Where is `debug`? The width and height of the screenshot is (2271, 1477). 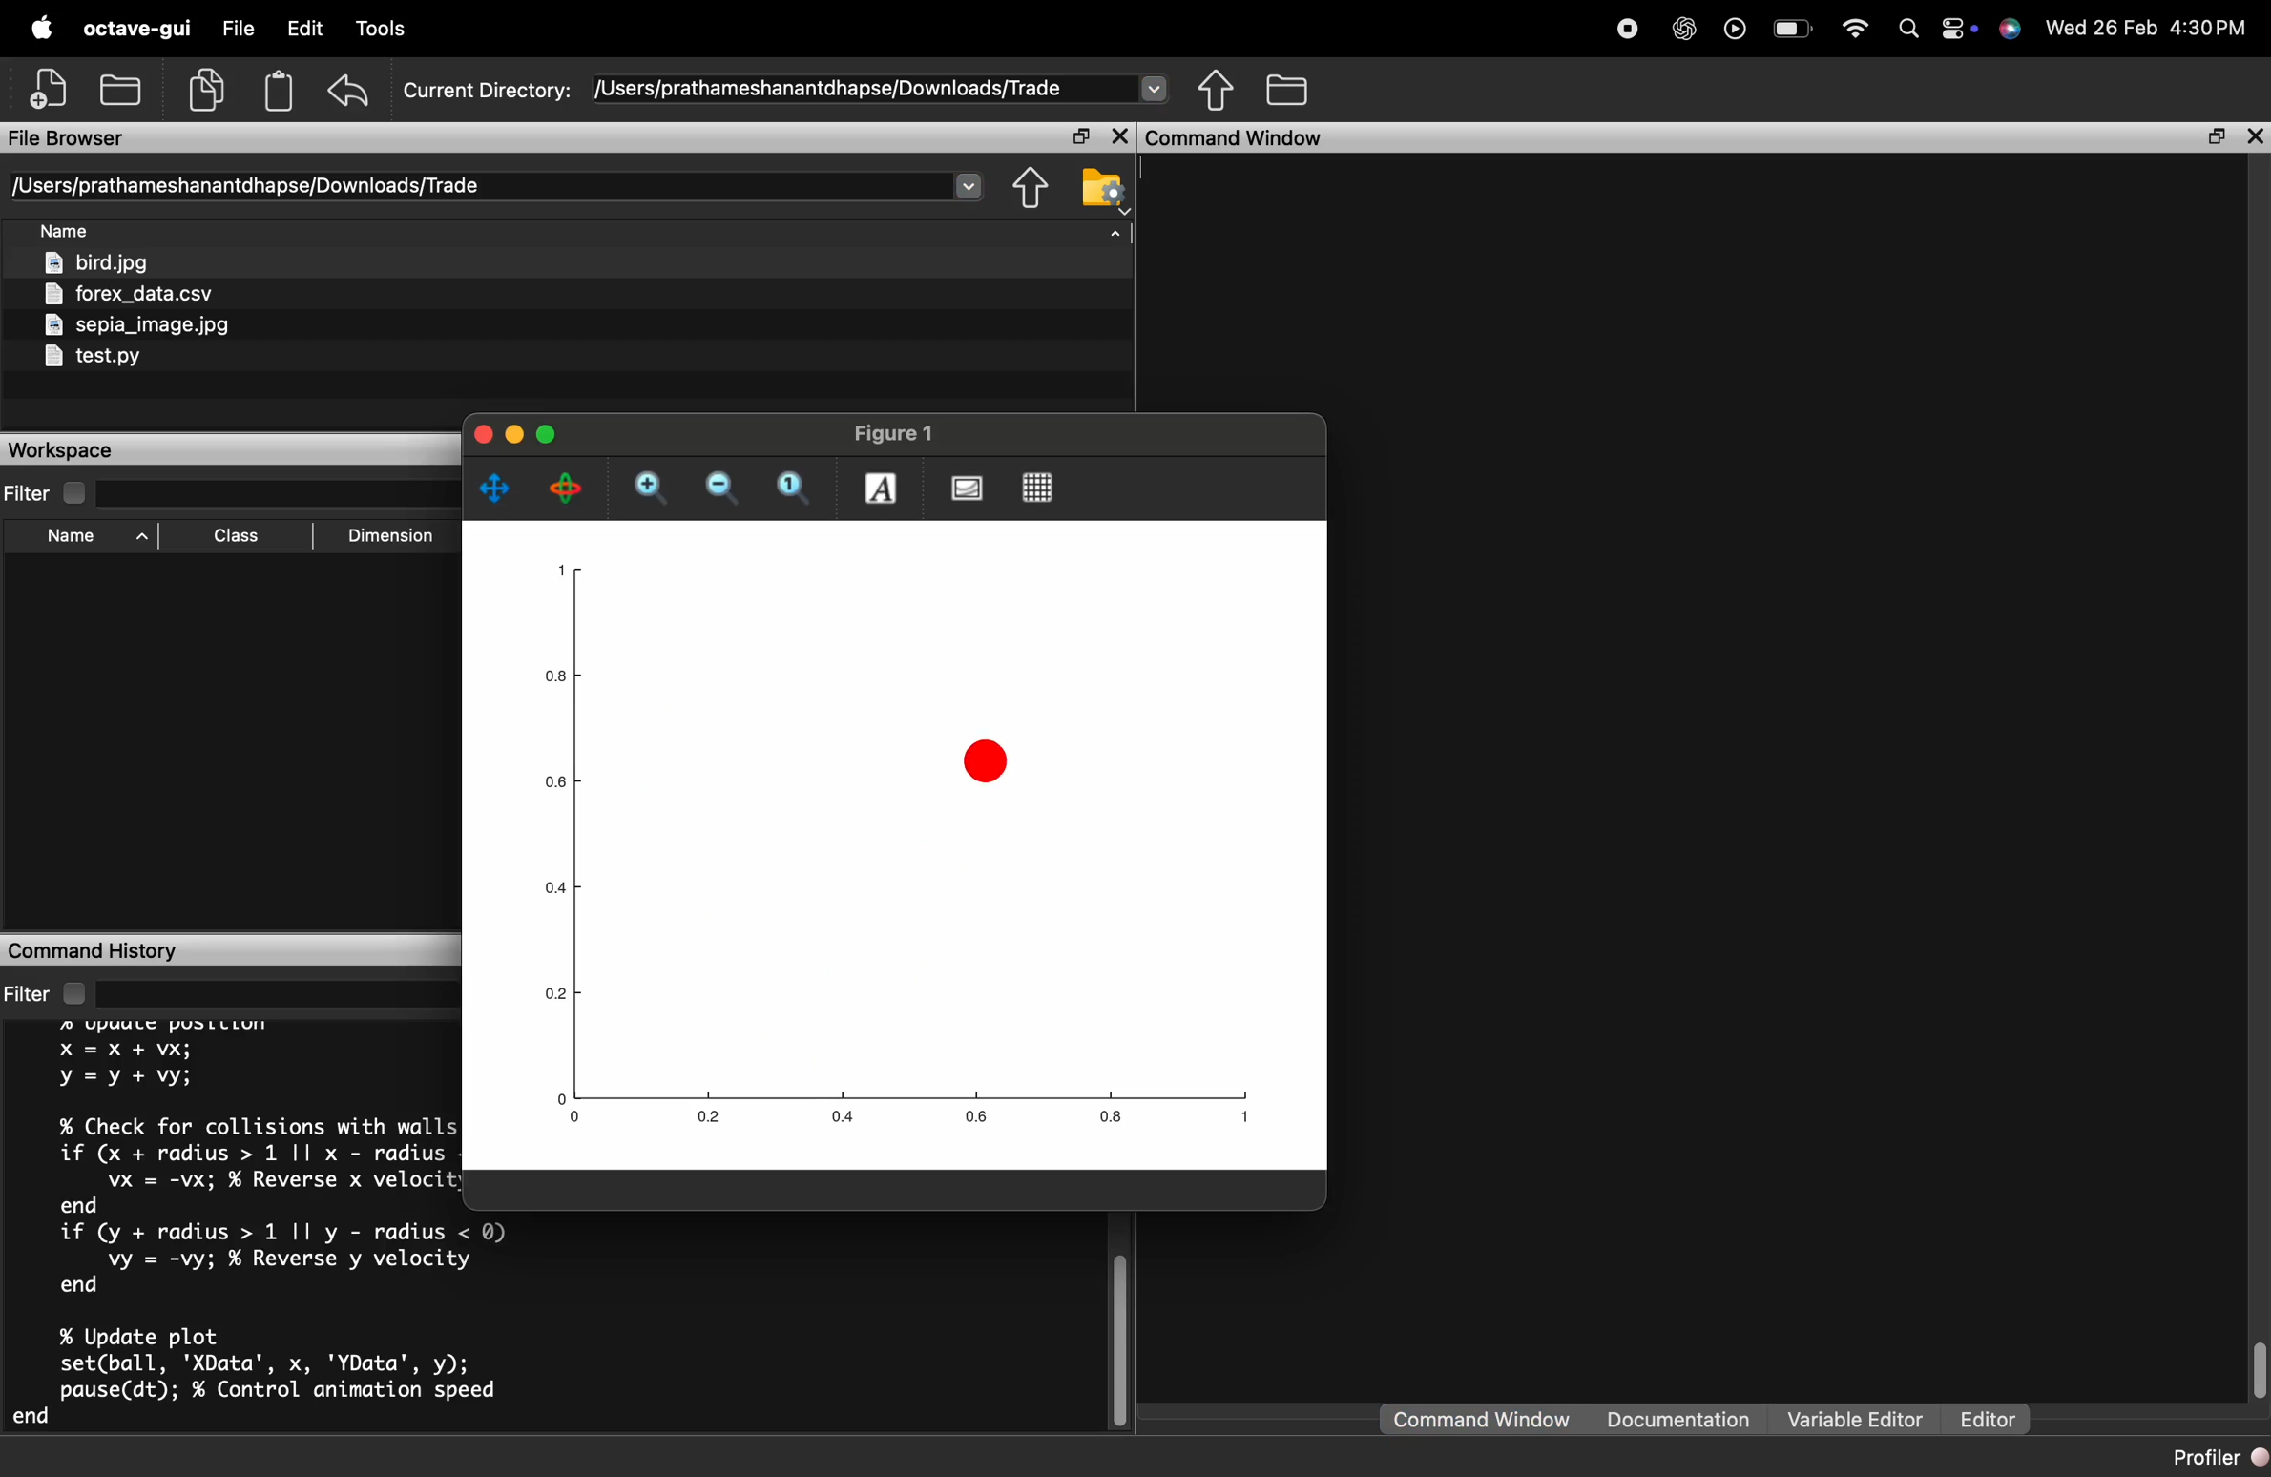
debug is located at coordinates (388, 30).